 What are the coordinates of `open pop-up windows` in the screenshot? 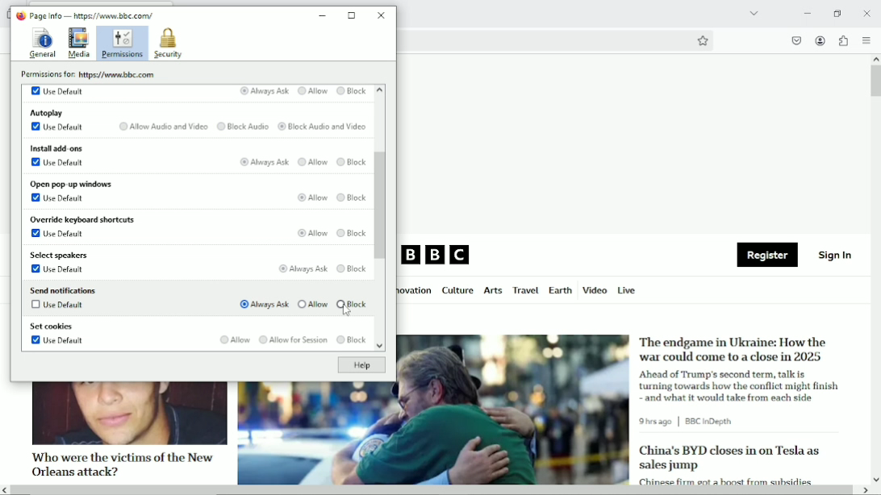 It's located at (70, 184).